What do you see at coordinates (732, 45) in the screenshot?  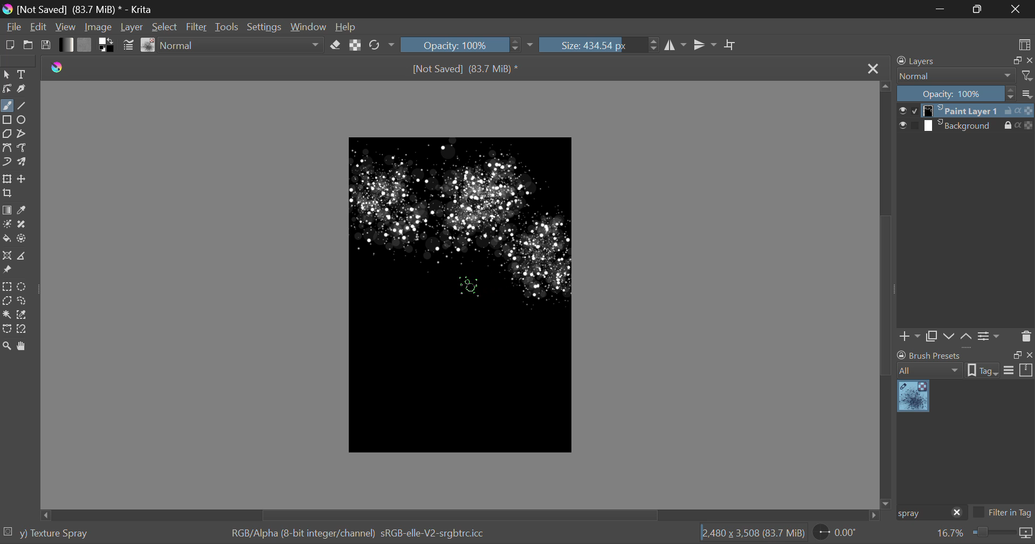 I see `Crop` at bounding box center [732, 45].